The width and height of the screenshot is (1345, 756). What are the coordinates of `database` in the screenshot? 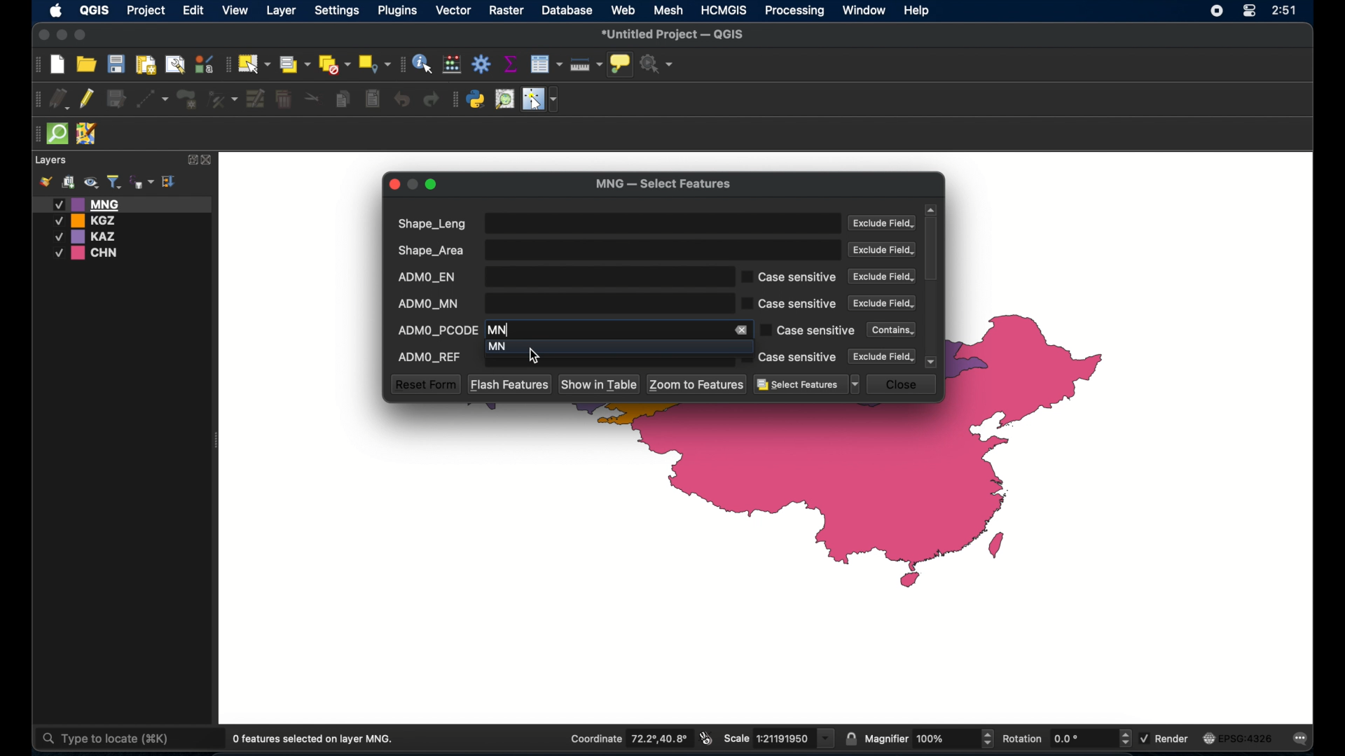 It's located at (567, 10).